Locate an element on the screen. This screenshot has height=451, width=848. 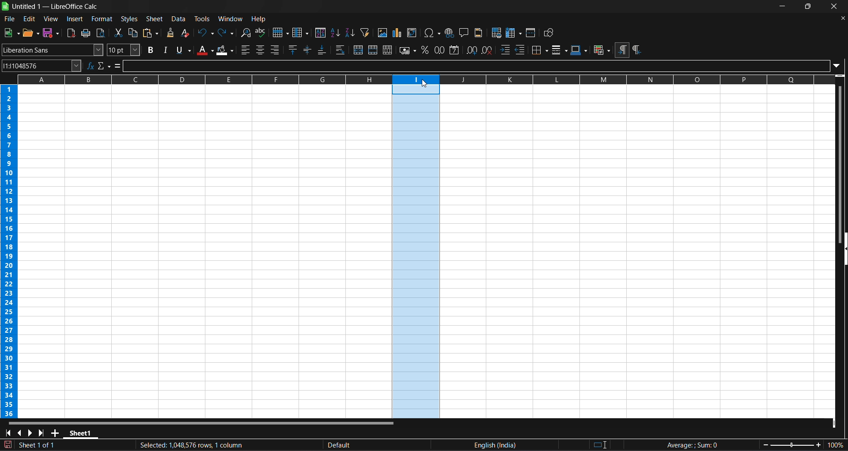
sort is located at coordinates (320, 32).